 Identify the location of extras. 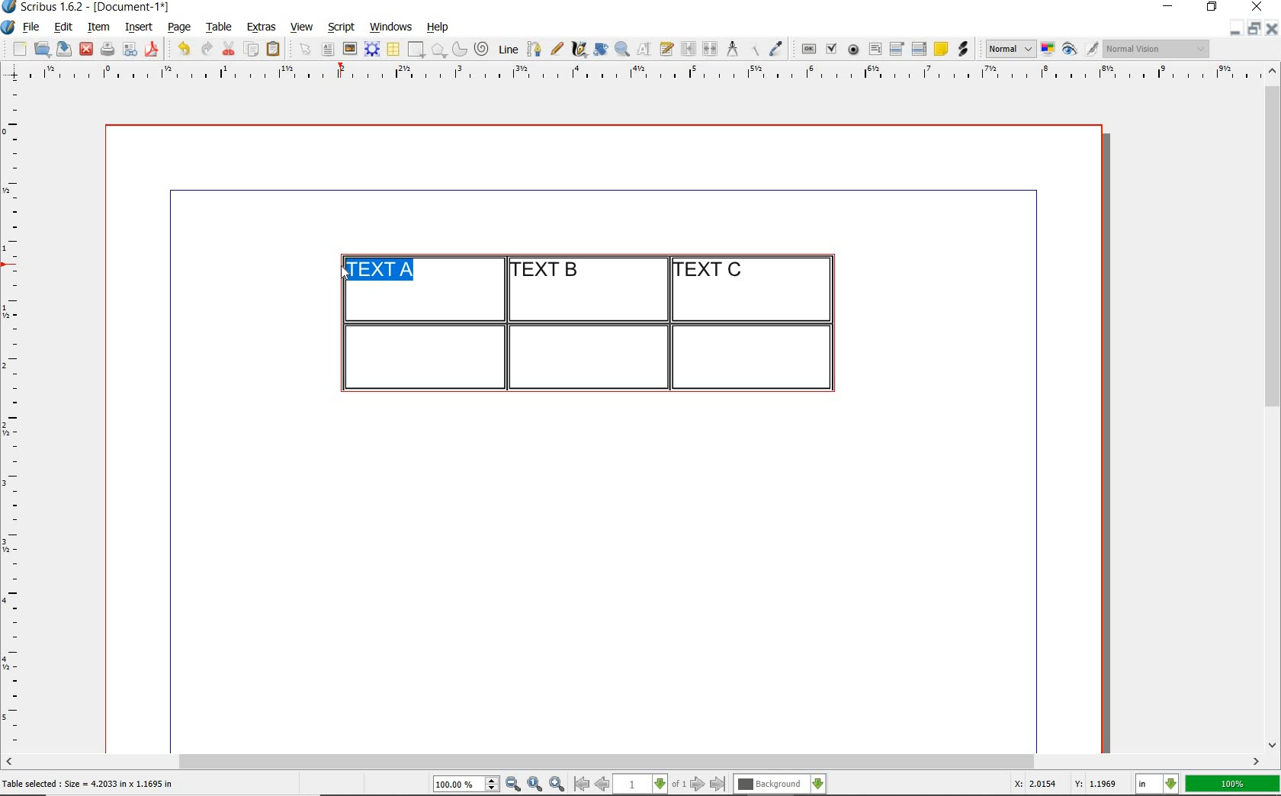
(262, 28).